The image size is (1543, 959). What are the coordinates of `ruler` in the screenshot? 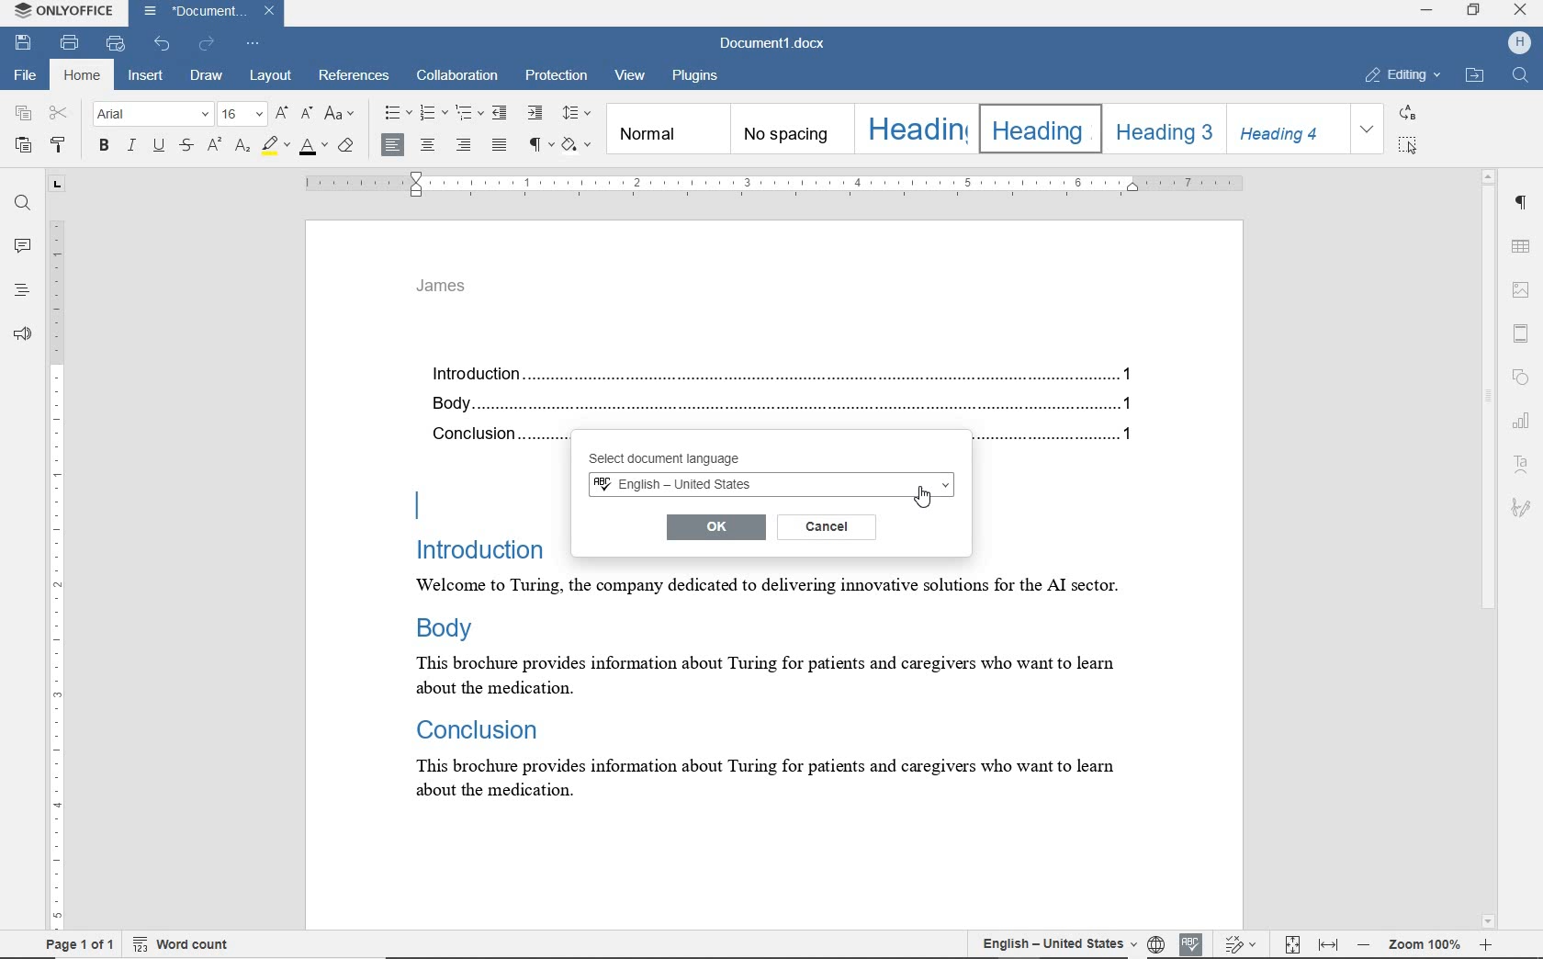 It's located at (772, 184).